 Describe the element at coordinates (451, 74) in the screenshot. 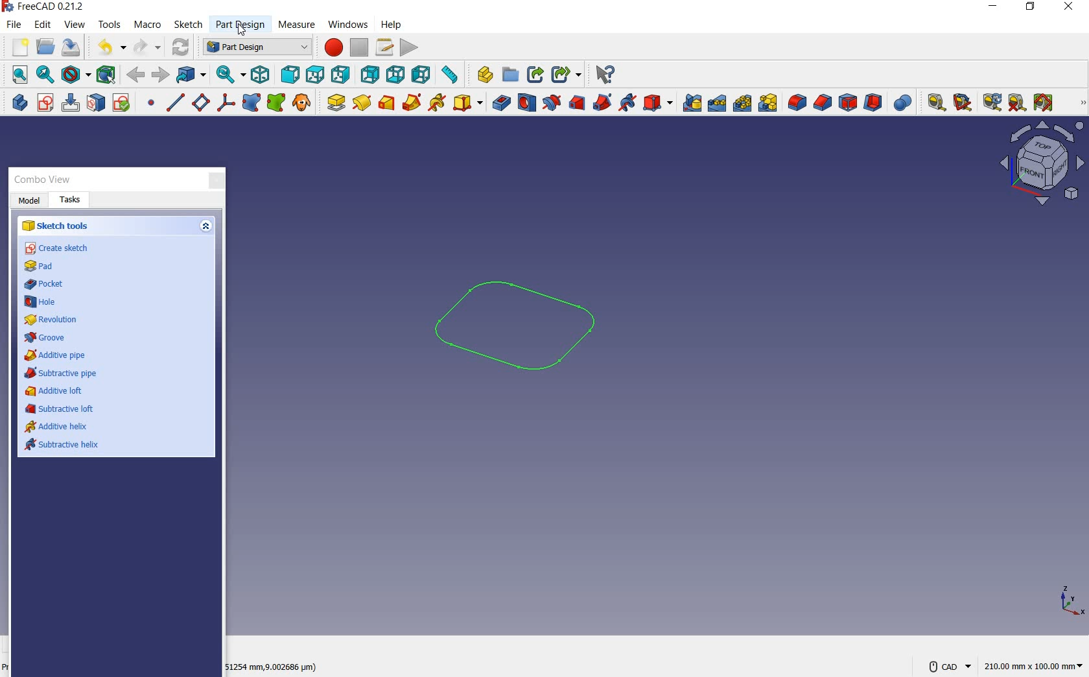

I see `measure distance ` at that location.